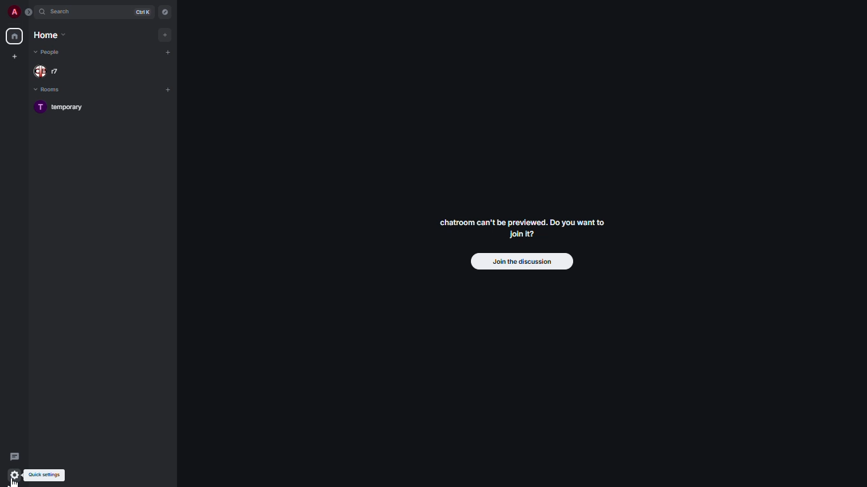 The image size is (867, 487). Describe the element at coordinates (17, 481) in the screenshot. I see `cursor` at that location.